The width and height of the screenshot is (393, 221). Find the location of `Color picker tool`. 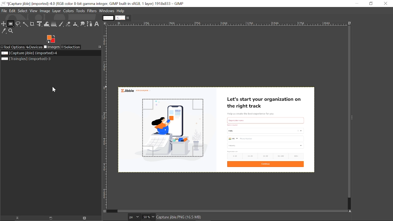

Color picker tool is located at coordinates (3, 32).